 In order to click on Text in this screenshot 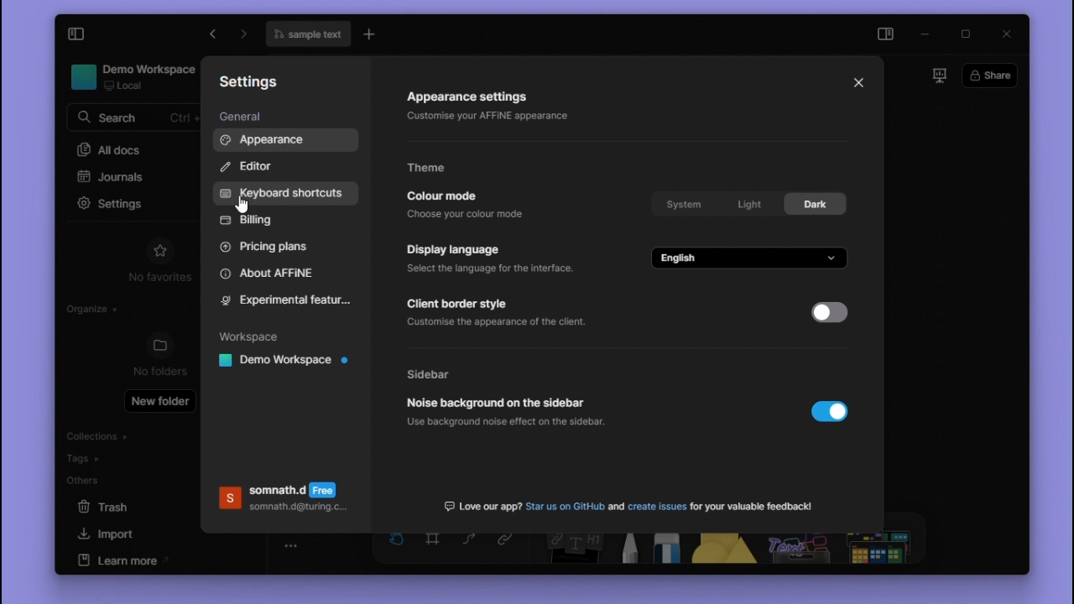, I will do `click(633, 507)`.